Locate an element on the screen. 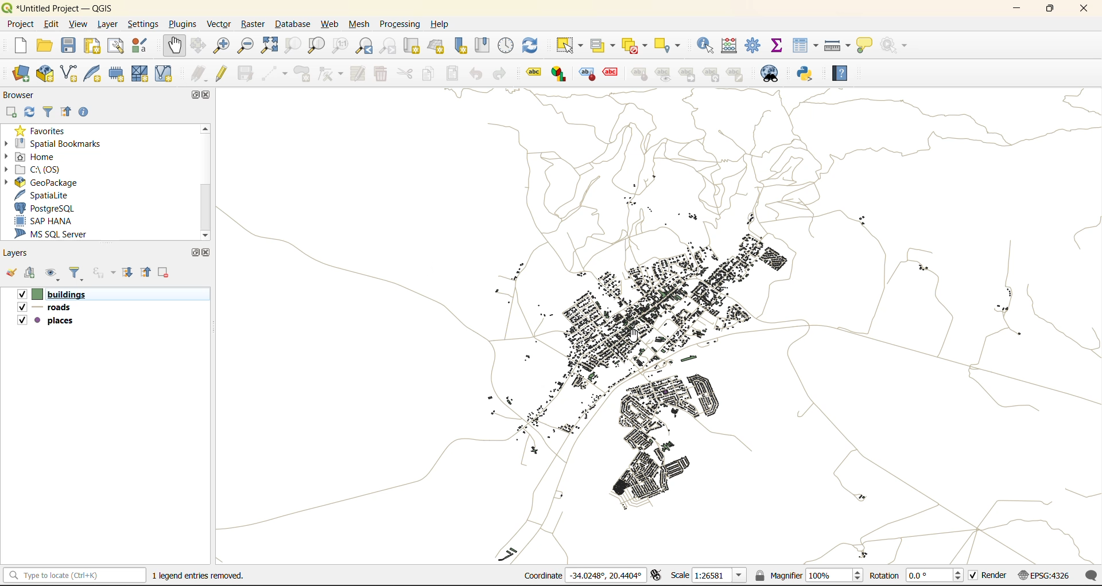  toolbox is located at coordinates (754, 45).